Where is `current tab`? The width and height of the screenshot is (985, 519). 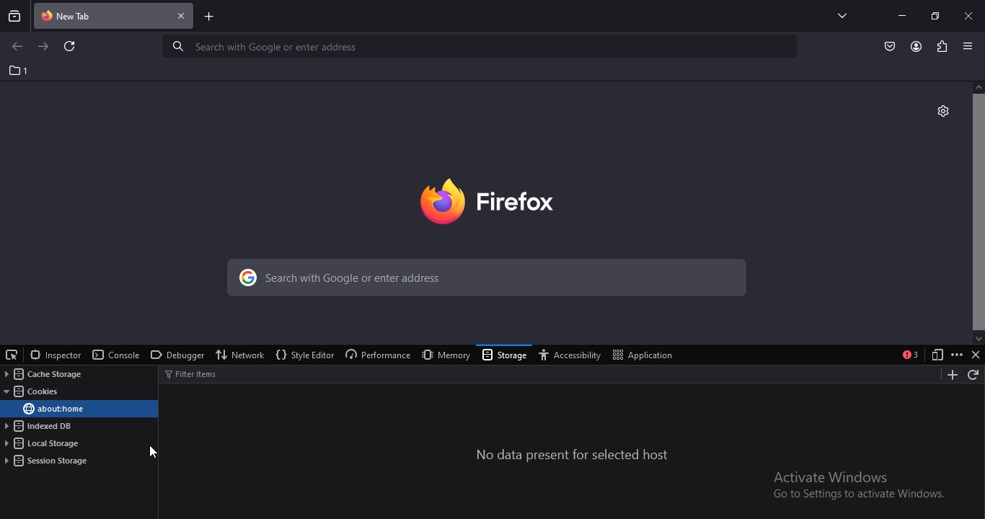
current tab is located at coordinates (115, 17).